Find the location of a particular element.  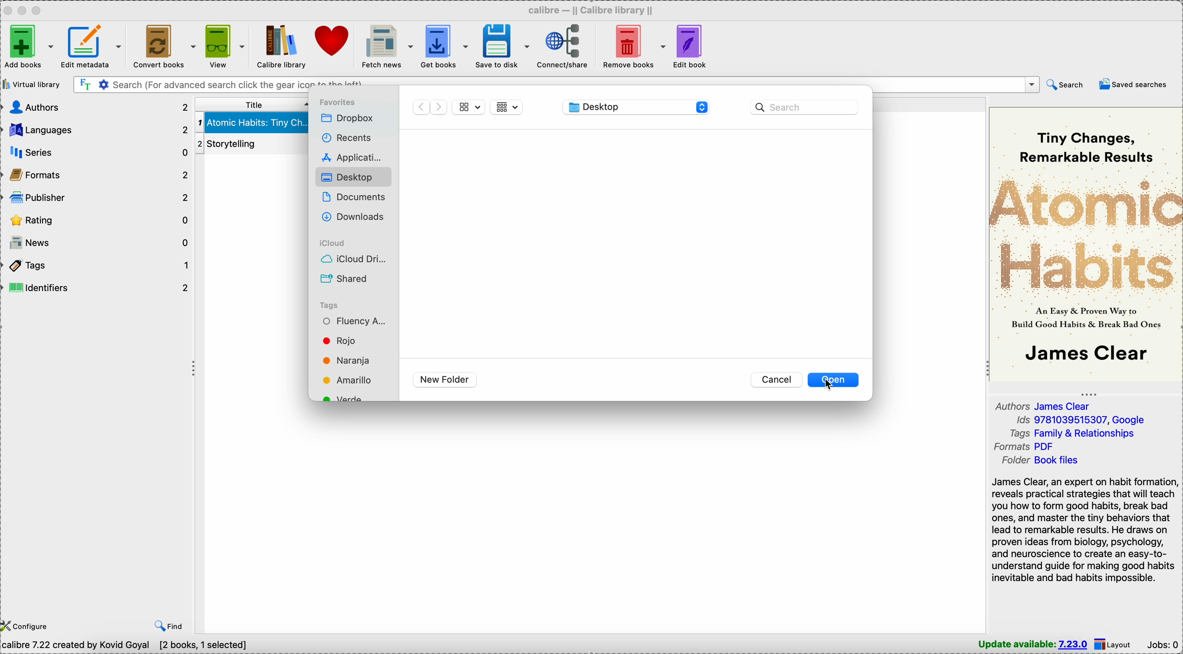

cursor is located at coordinates (829, 386).